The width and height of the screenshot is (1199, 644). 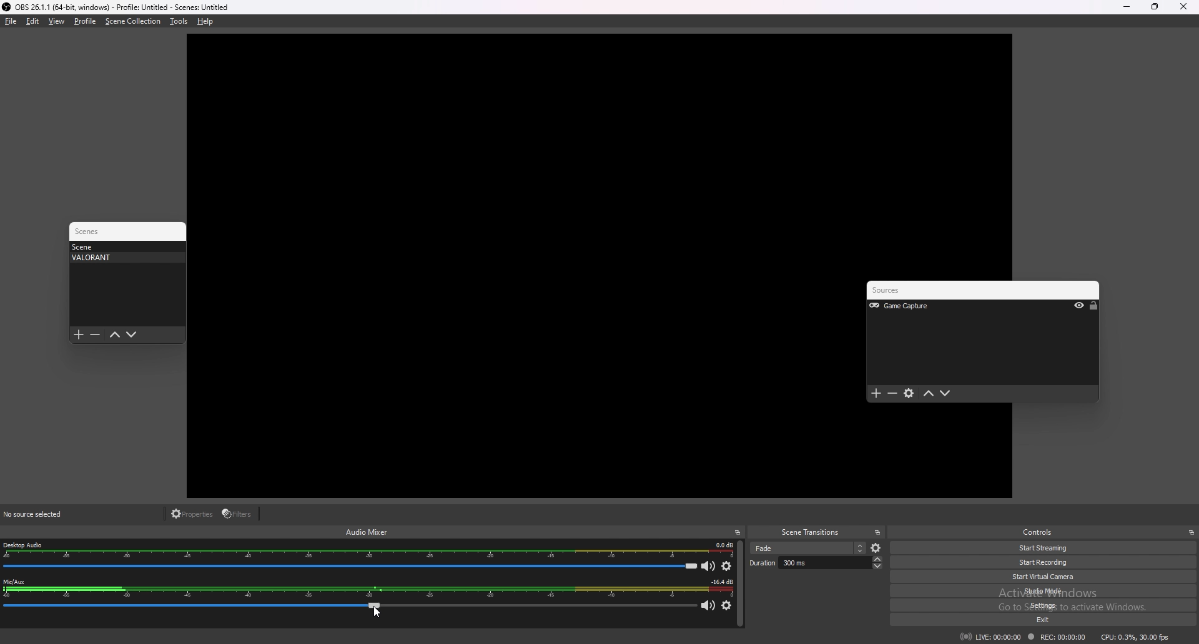 What do you see at coordinates (1126, 7) in the screenshot?
I see `minimize` at bounding box center [1126, 7].